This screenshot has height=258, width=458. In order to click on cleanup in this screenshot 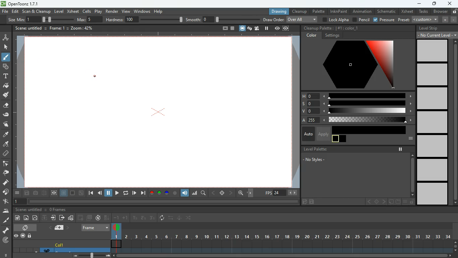, I will do `click(300, 11)`.